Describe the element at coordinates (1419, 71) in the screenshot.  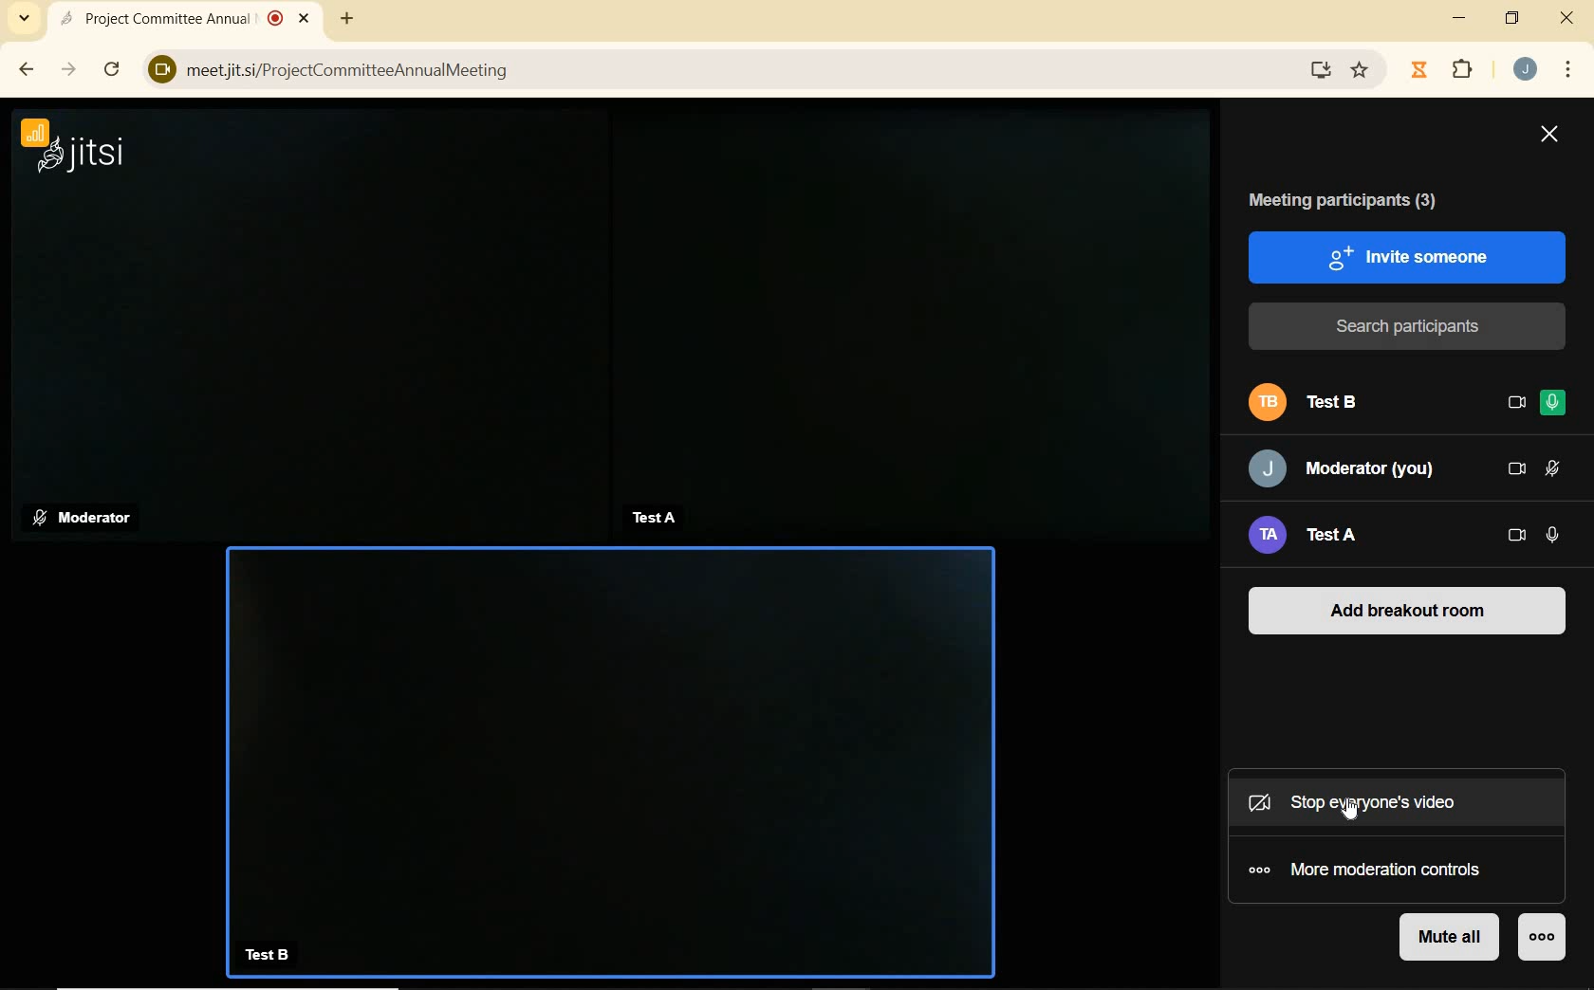
I see `Jibble` at that location.